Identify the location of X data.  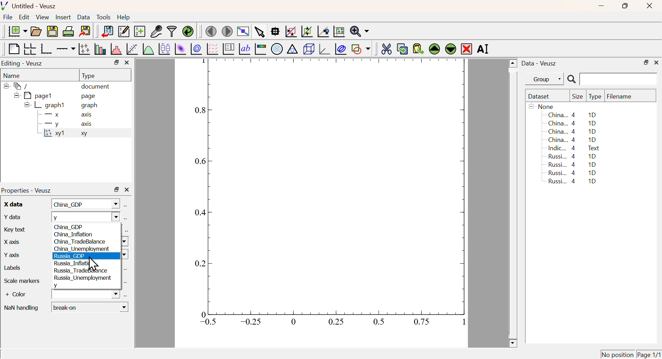
(12, 203).